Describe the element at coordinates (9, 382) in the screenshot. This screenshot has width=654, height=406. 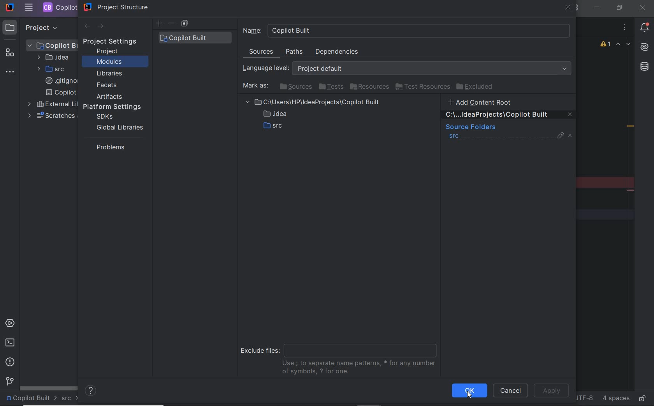
I see `version control` at that location.